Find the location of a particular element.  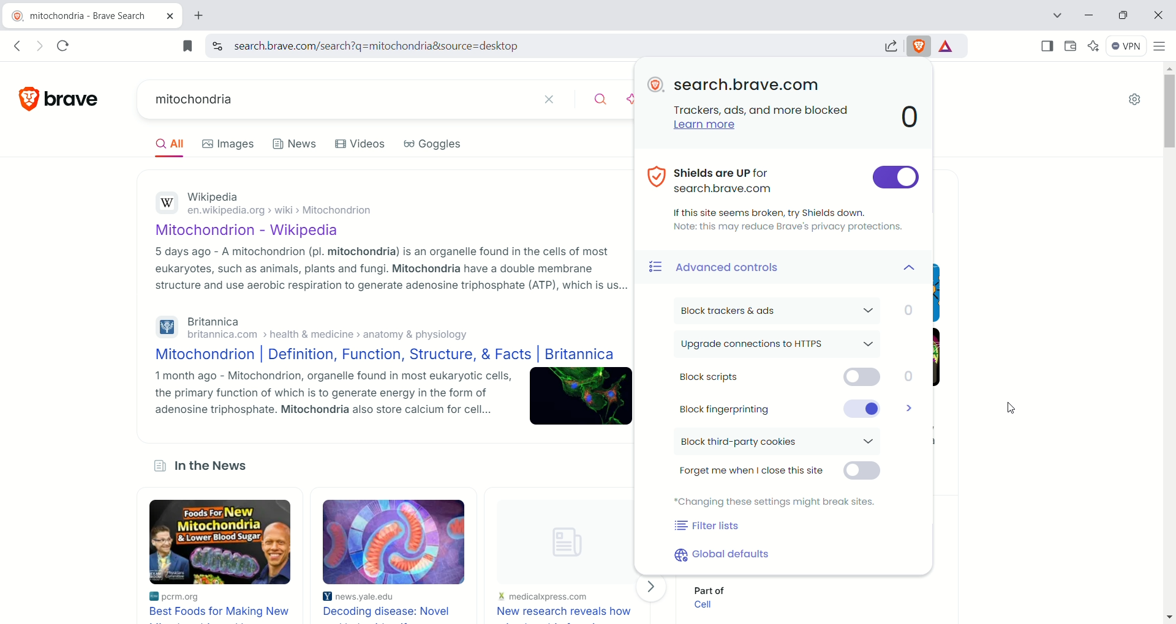

new research reveals how is located at coordinates (563, 612).